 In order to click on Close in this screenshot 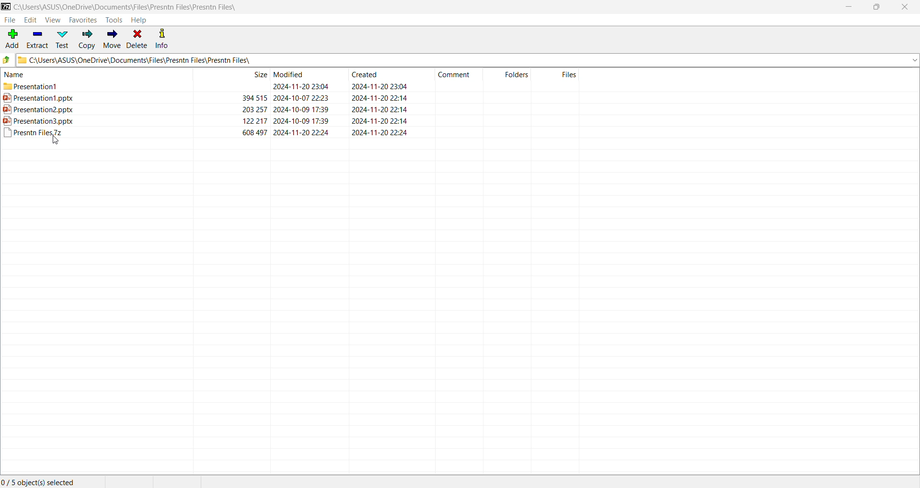, I will do `click(905, 7)`.